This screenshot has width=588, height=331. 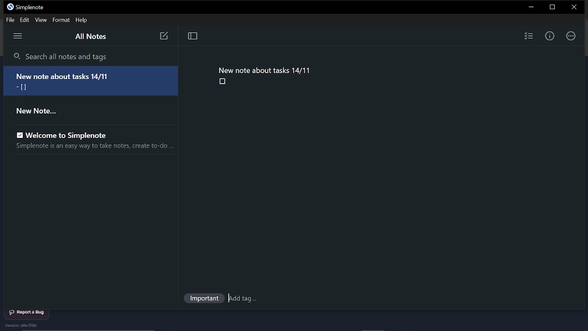 What do you see at coordinates (573, 7) in the screenshot?
I see `CLose` at bounding box center [573, 7].